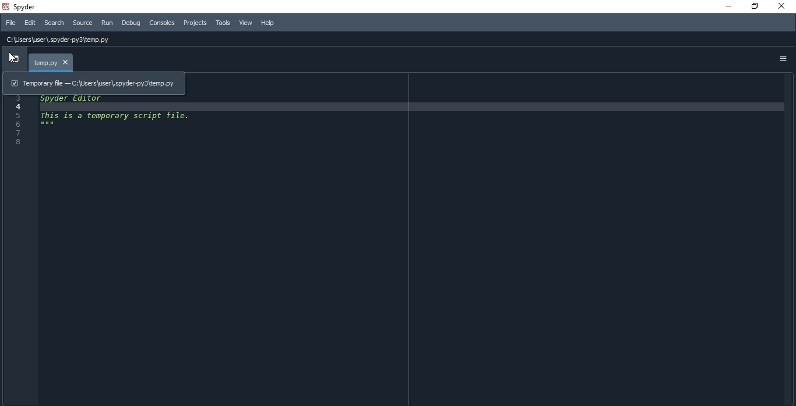  What do you see at coordinates (107, 24) in the screenshot?
I see `Run` at bounding box center [107, 24].